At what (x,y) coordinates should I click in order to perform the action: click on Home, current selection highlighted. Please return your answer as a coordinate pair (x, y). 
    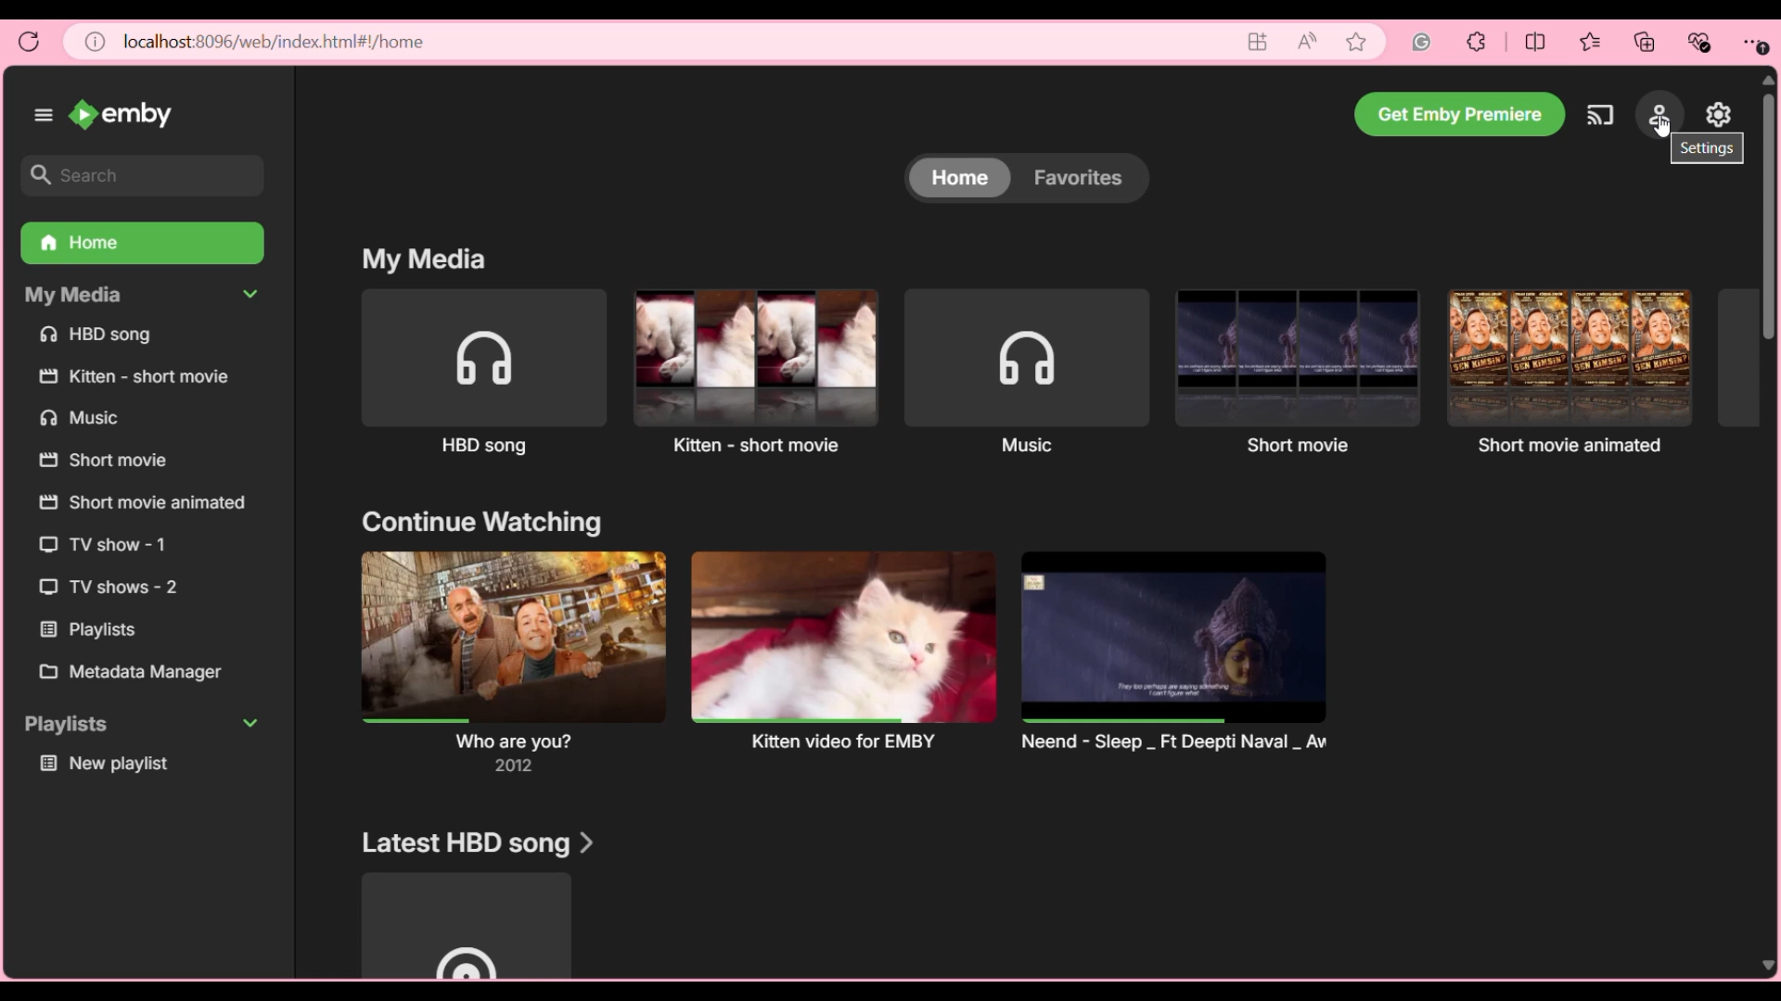
    Looking at the image, I should click on (143, 244).